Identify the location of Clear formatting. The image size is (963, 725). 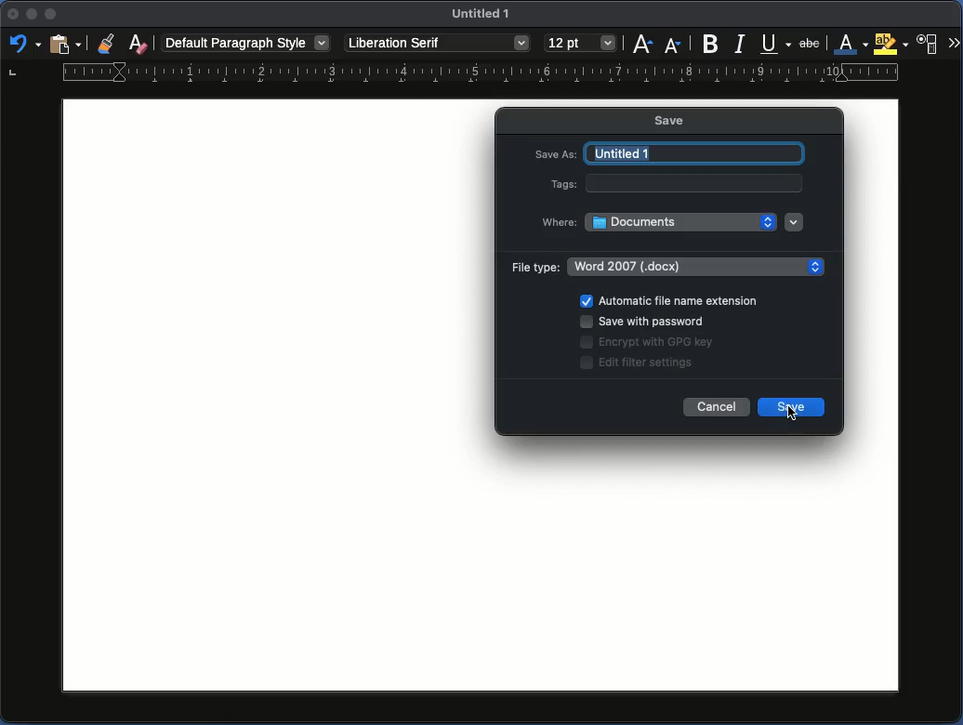
(138, 42).